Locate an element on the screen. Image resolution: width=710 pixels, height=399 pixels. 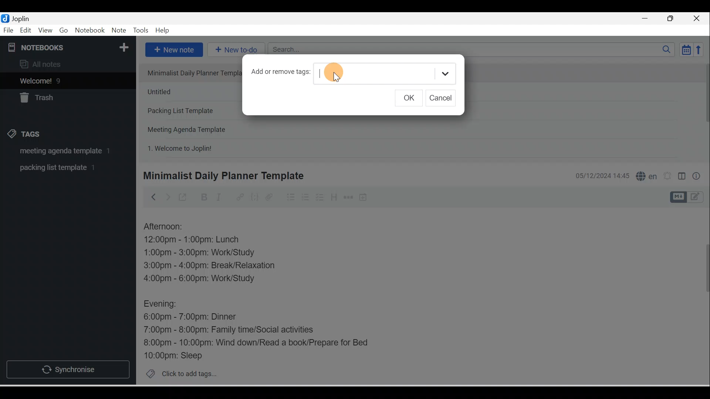
Go is located at coordinates (65, 31).